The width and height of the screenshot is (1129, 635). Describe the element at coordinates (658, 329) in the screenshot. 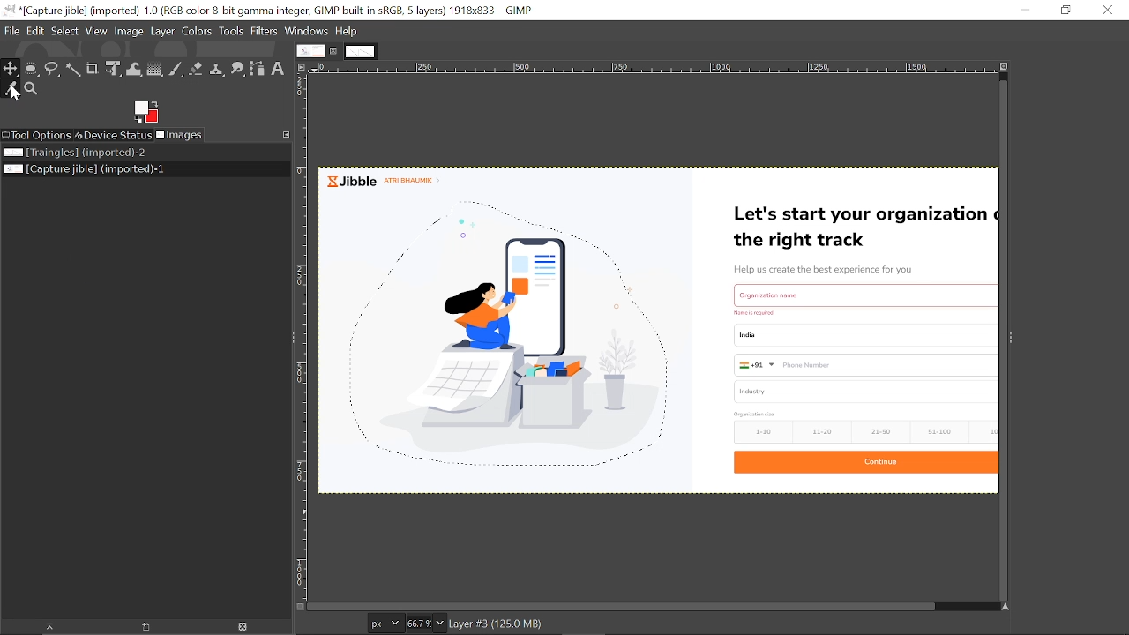

I see `Current image` at that location.